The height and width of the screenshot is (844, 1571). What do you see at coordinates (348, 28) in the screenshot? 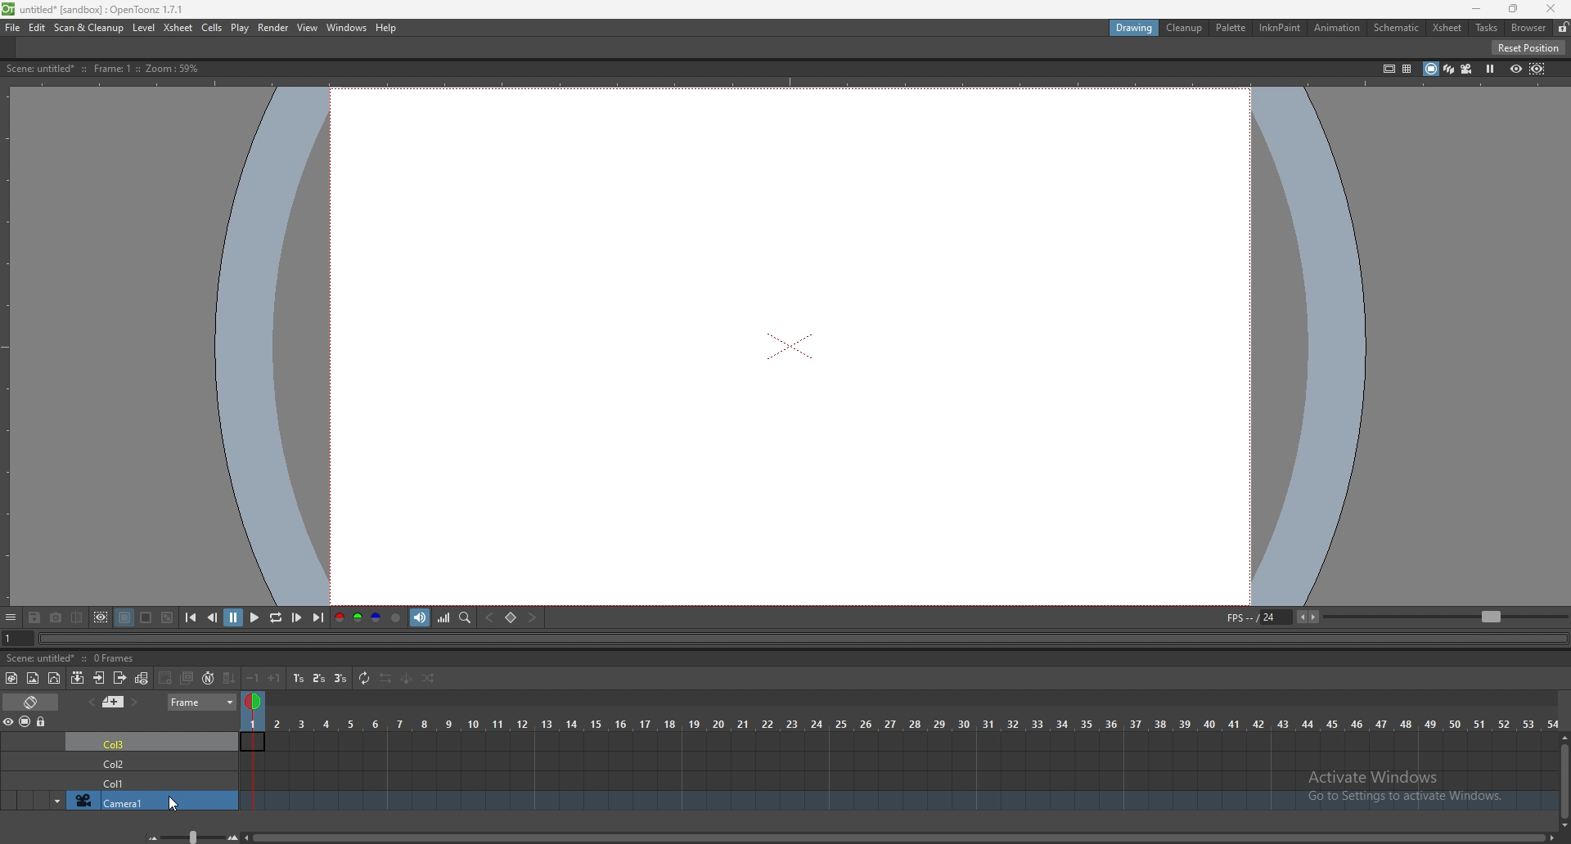
I see `windows` at bounding box center [348, 28].